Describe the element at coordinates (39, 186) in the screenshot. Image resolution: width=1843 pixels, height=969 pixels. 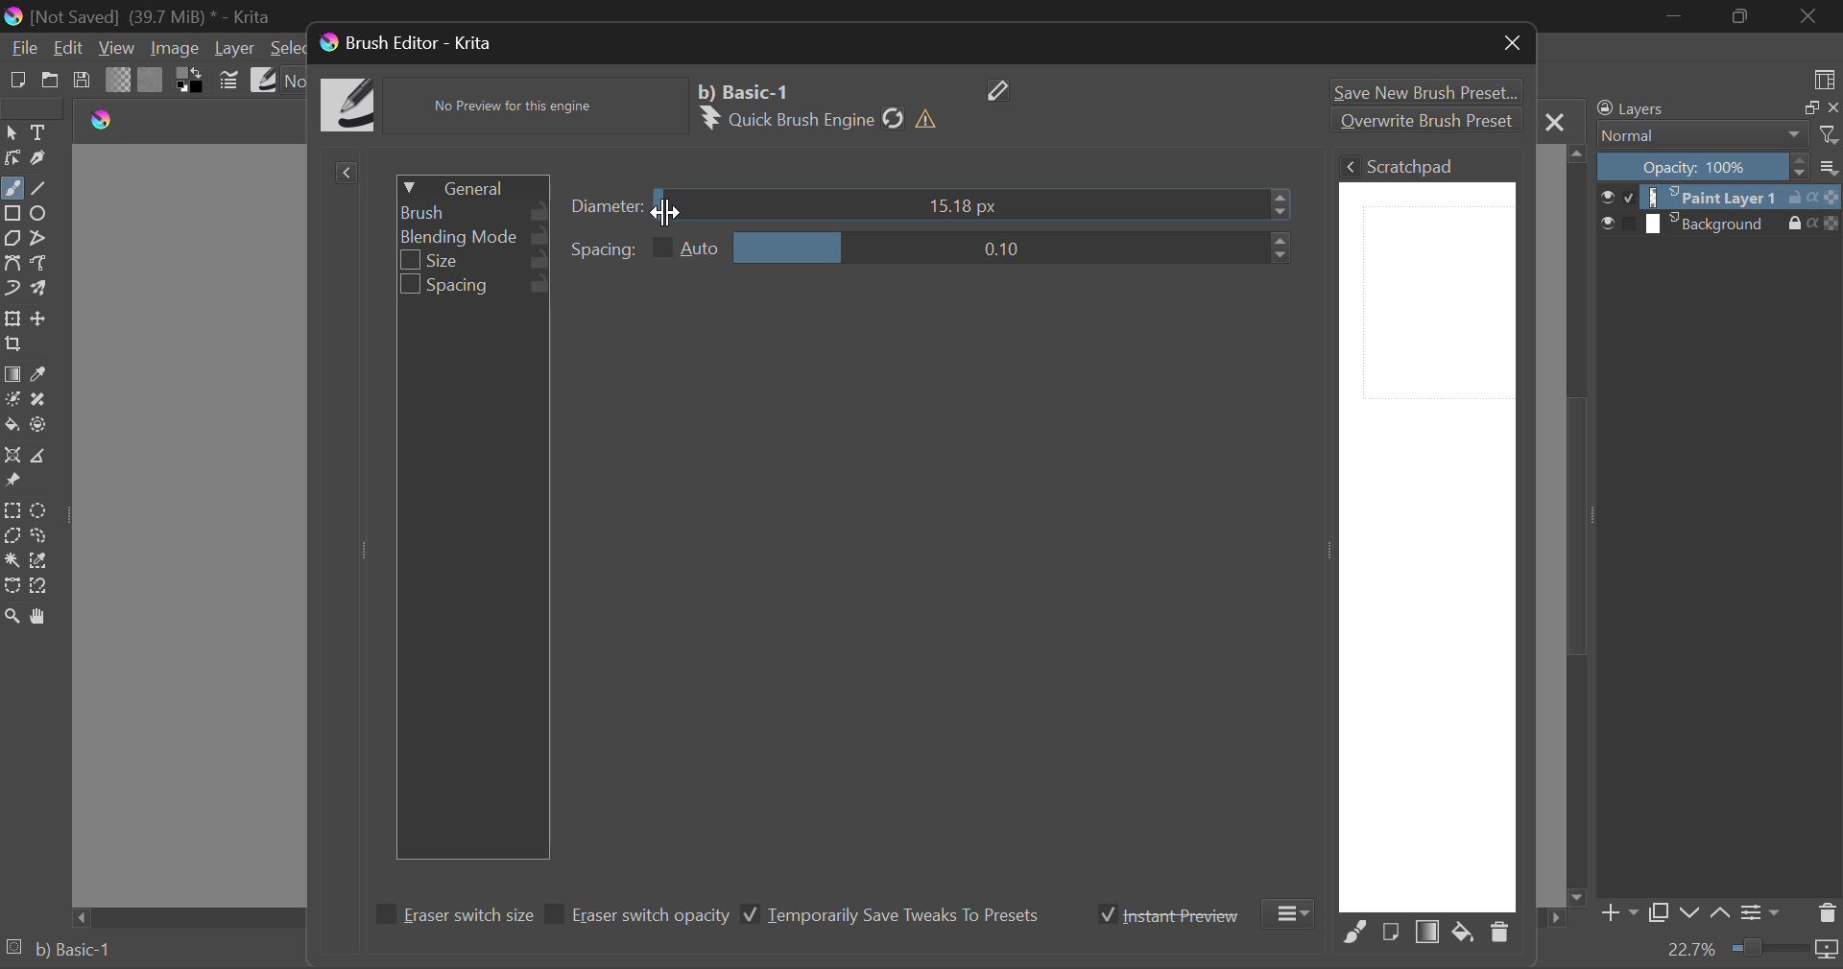
I see `Line` at that location.